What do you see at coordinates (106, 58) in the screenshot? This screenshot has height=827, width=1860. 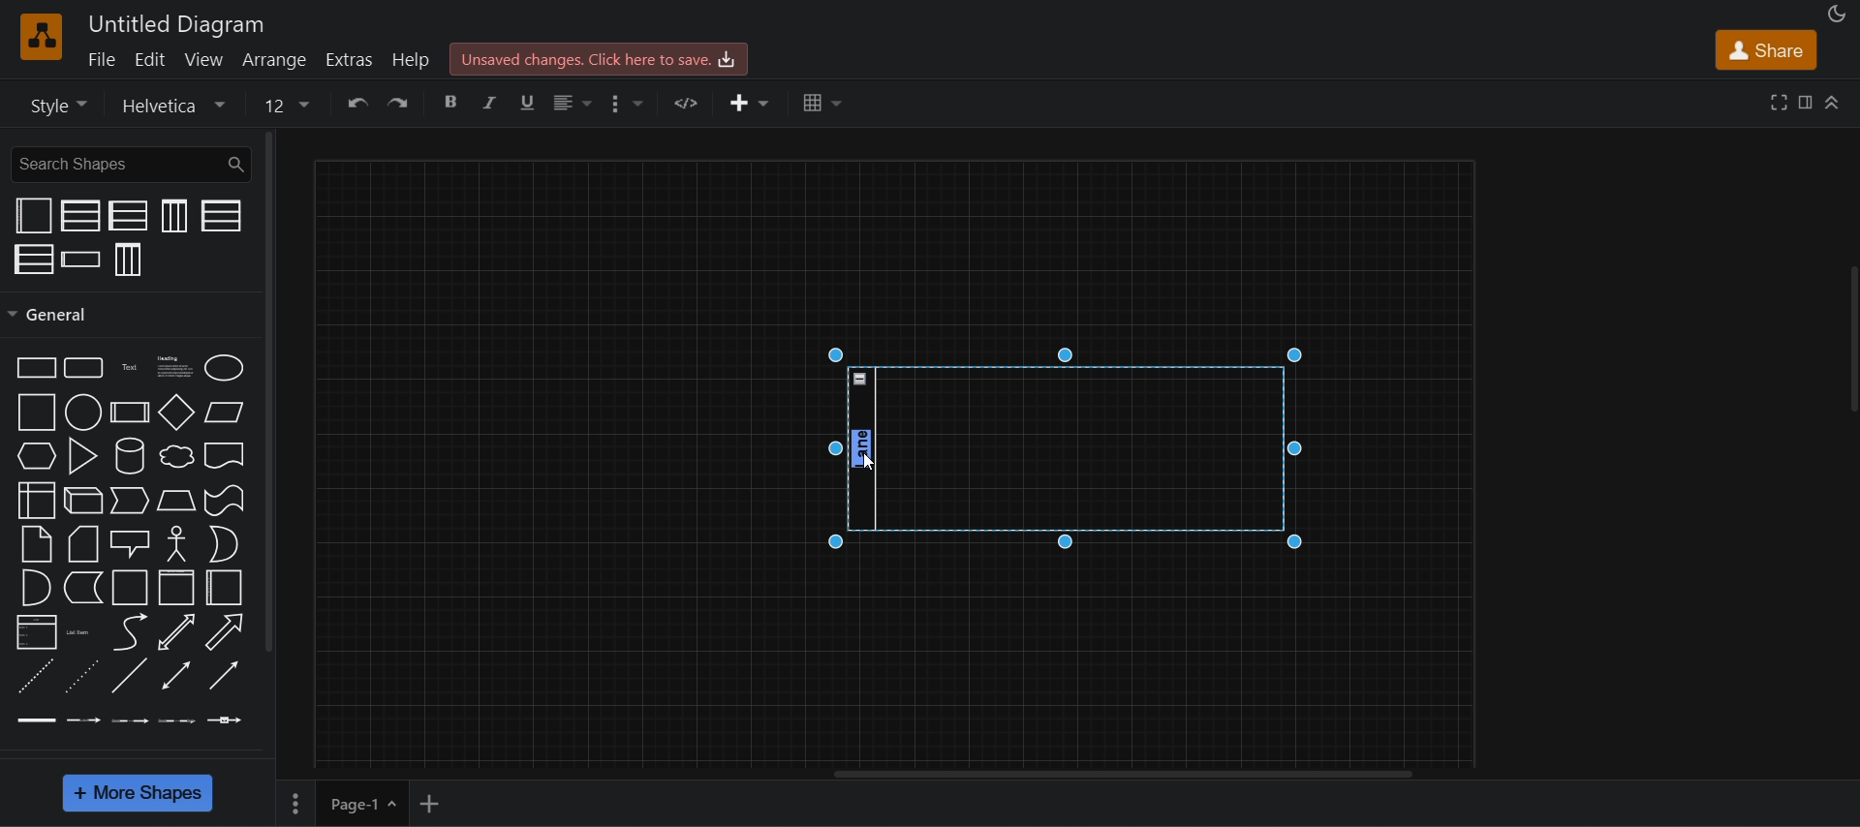 I see `file` at bounding box center [106, 58].